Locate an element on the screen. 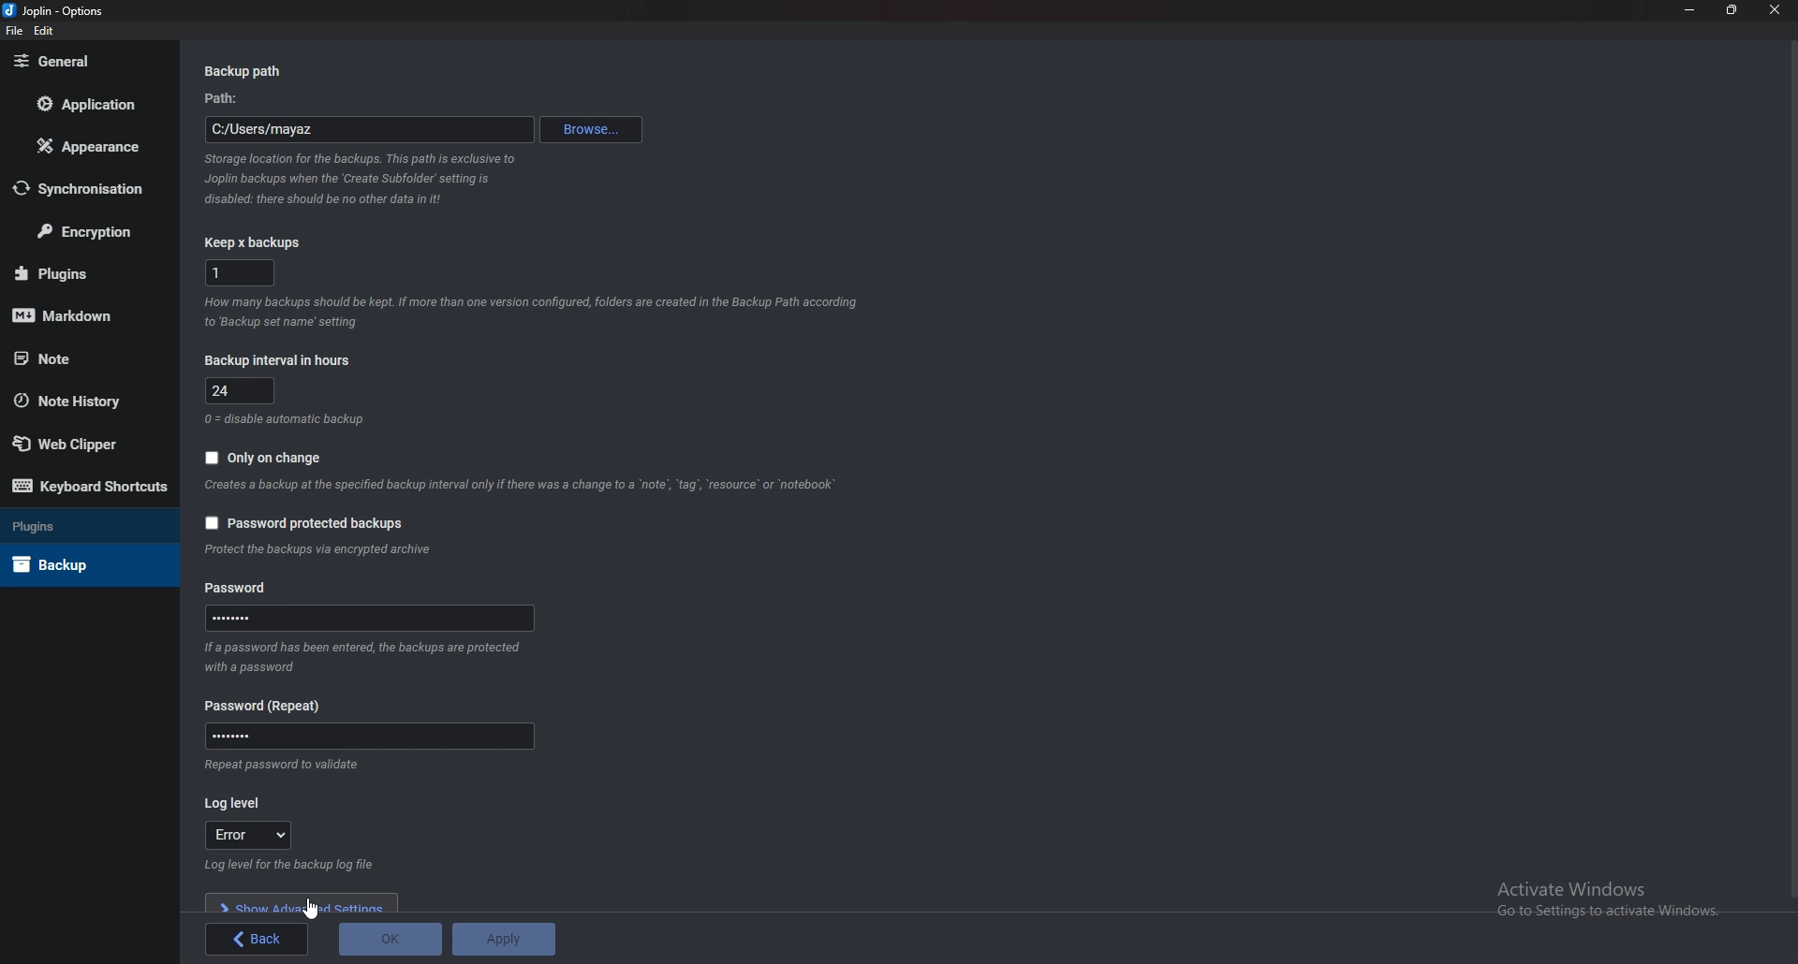 This screenshot has height=964, width=1798. Keep x backups is located at coordinates (259, 243).